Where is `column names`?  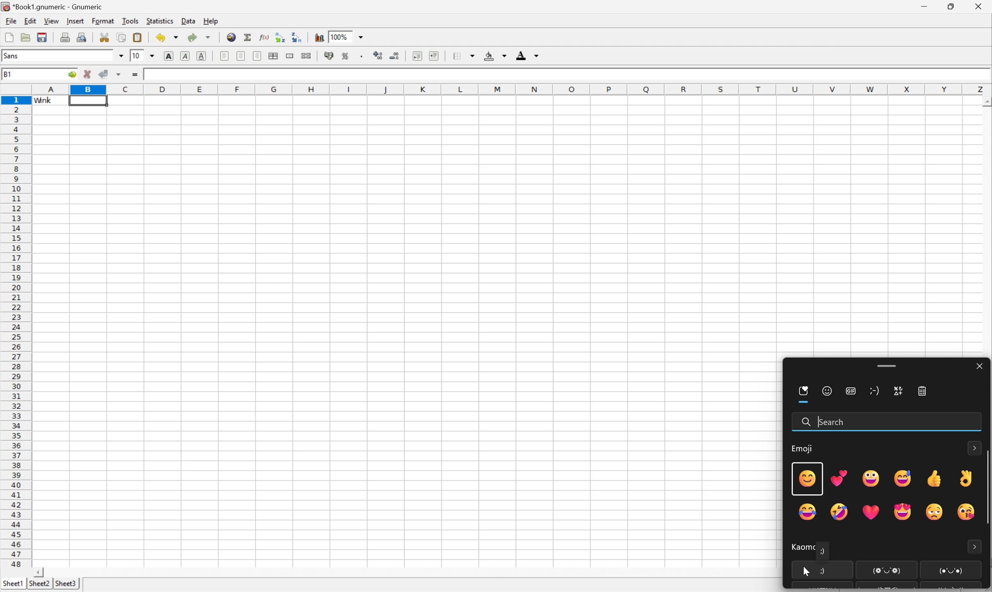
column names is located at coordinates (509, 89).